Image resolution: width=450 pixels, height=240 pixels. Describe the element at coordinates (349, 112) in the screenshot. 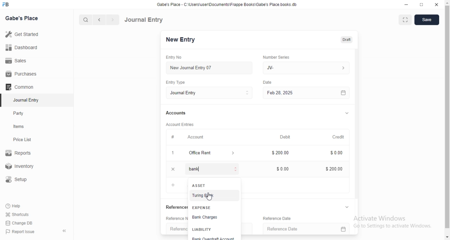

I see `v` at that location.